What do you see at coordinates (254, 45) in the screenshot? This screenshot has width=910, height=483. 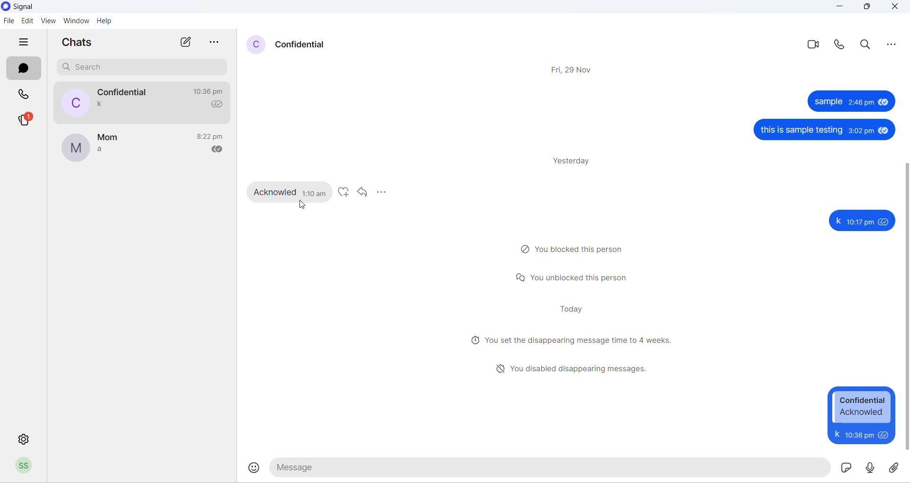 I see `profile picture` at bounding box center [254, 45].